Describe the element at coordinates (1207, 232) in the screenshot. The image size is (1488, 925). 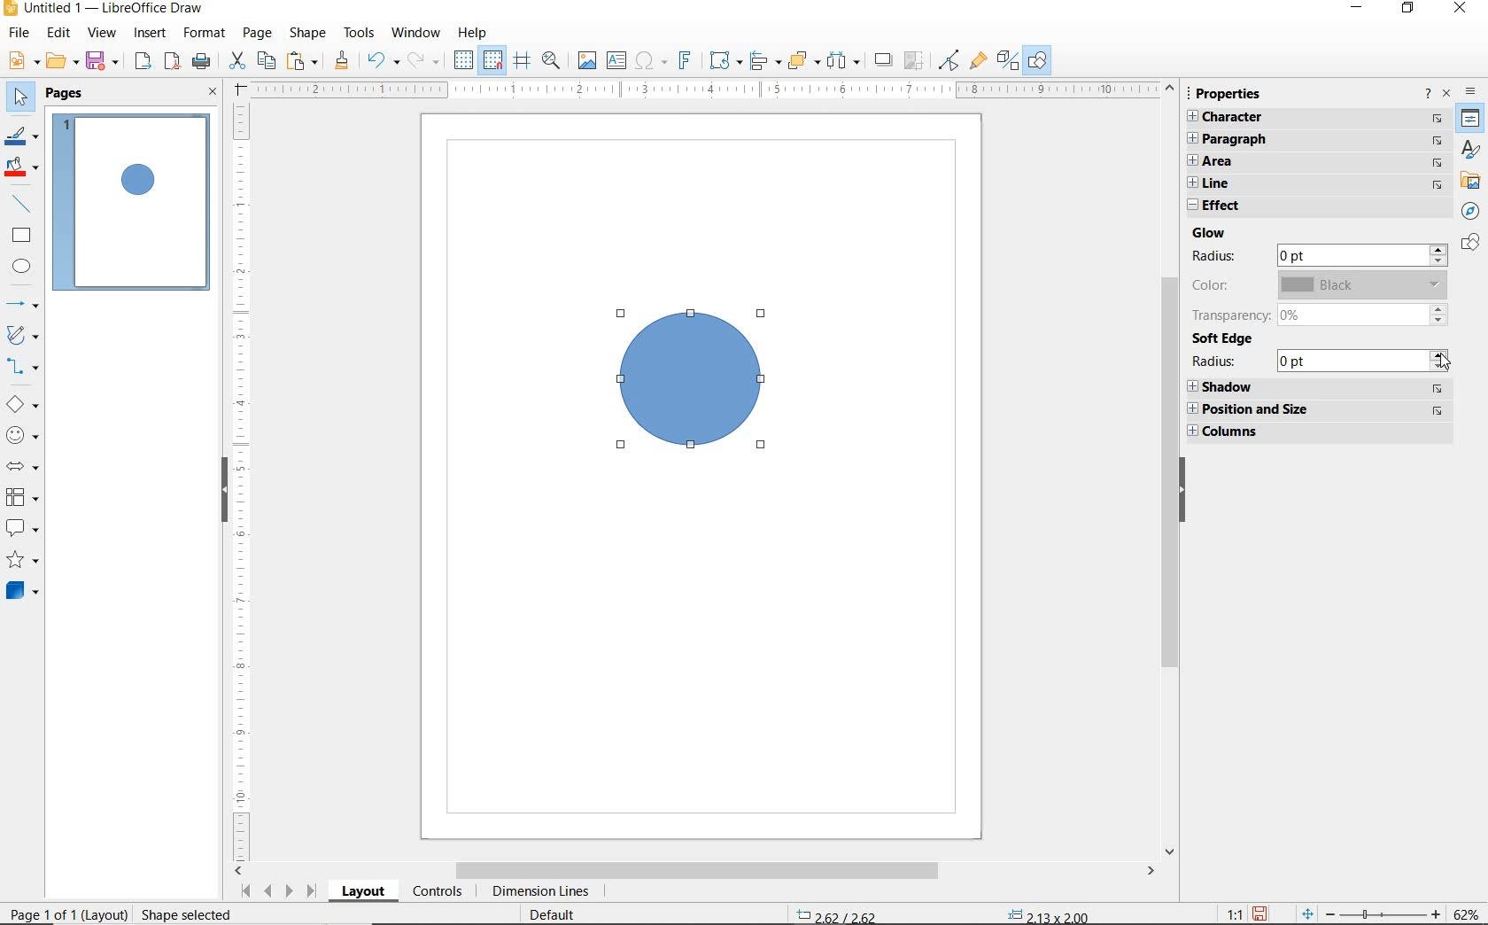
I see `GLOW` at that location.